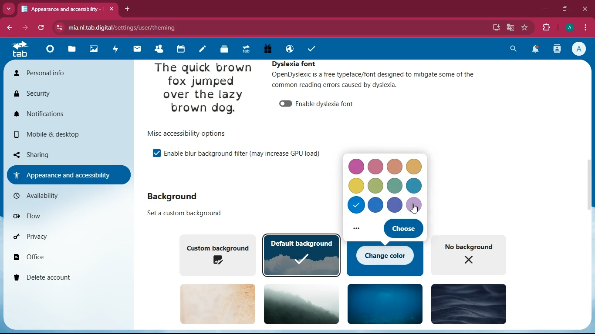 The width and height of the screenshot is (595, 334). What do you see at coordinates (297, 63) in the screenshot?
I see `dyslexia font` at bounding box center [297, 63].